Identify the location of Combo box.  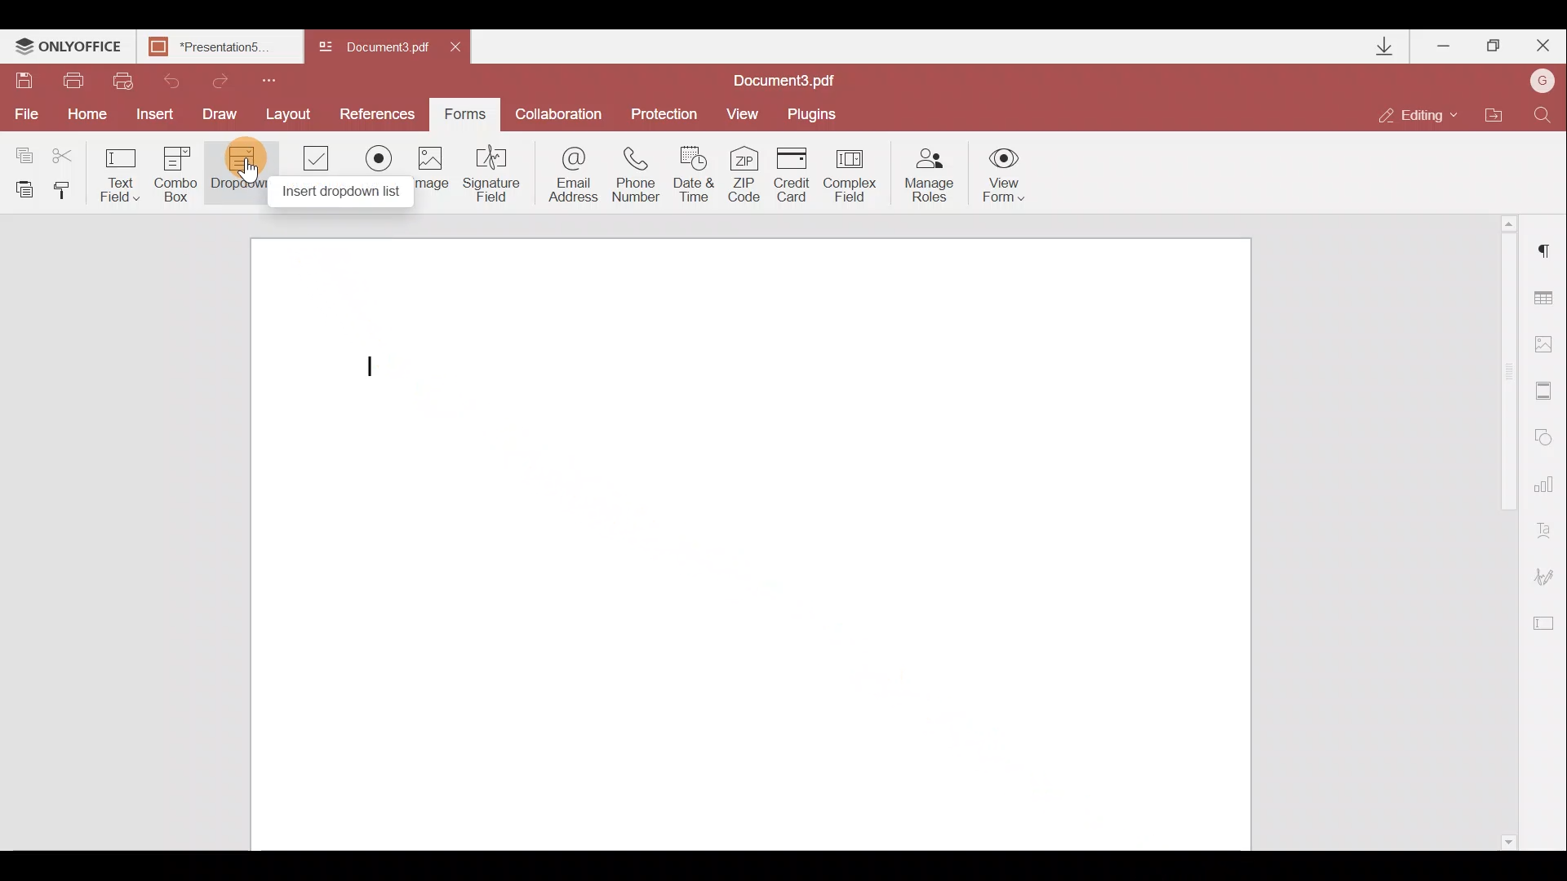
(176, 171).